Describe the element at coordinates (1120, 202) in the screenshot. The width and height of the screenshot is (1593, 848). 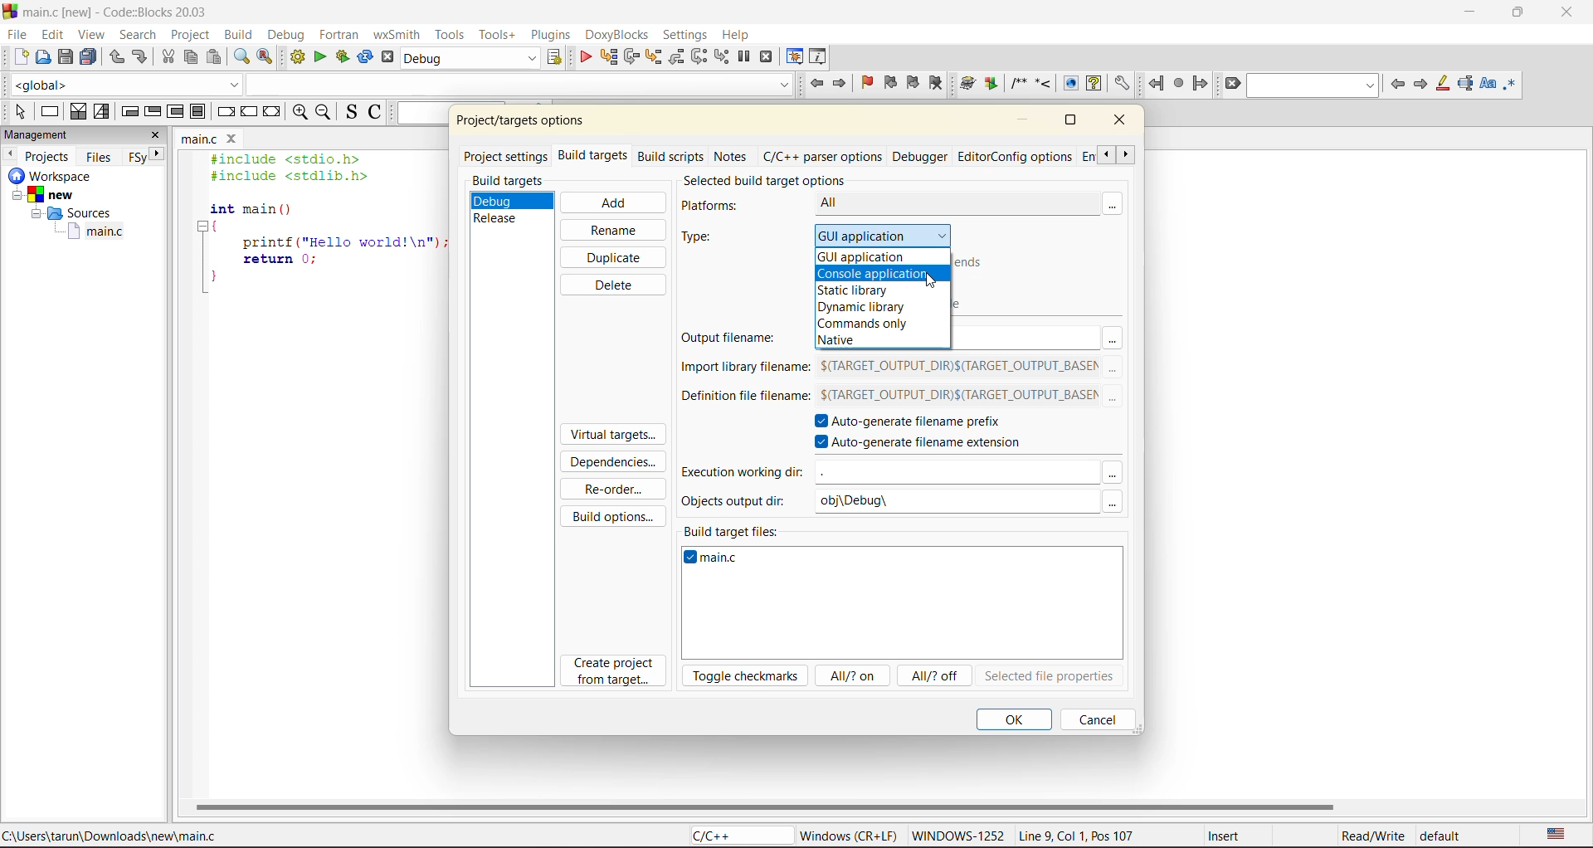
I see `More` at that location.